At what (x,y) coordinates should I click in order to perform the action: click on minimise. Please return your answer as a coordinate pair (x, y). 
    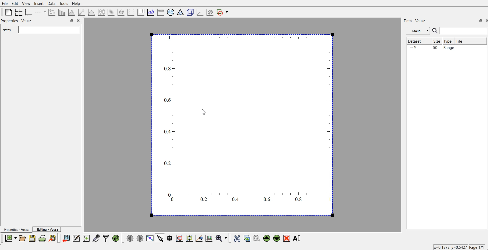
    Looking at the image, I should click on (479, 20).